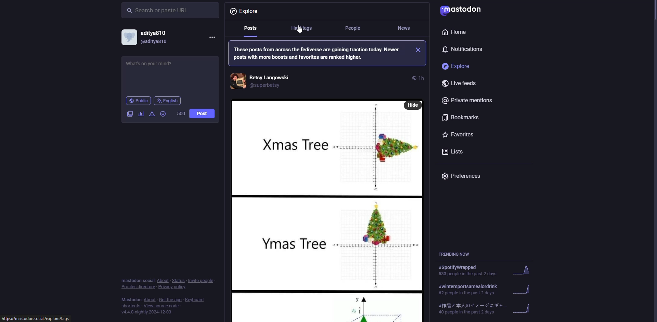 The width and height of the screenshot is (657, 322). What do you see at coordinates (455, 151) in the screenshot?
I see `lists` at bounding box center [455, 151].